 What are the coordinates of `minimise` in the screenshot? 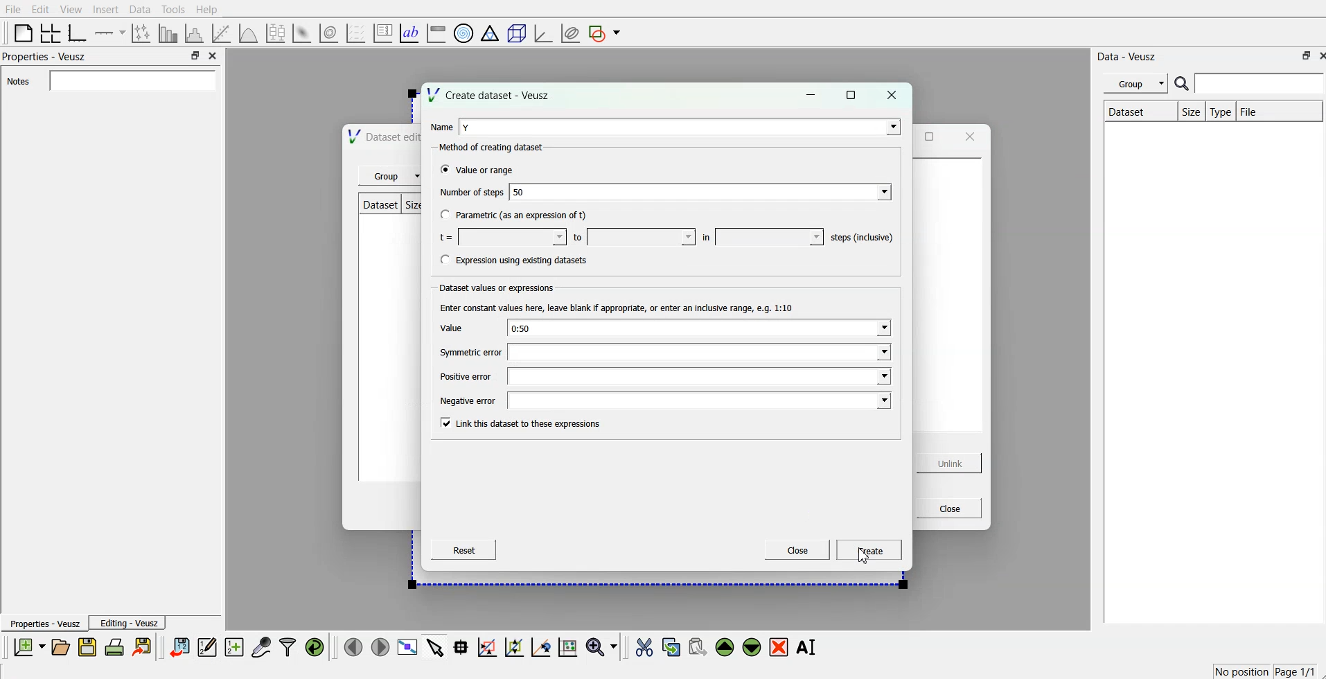 It's located at (1302, 55).